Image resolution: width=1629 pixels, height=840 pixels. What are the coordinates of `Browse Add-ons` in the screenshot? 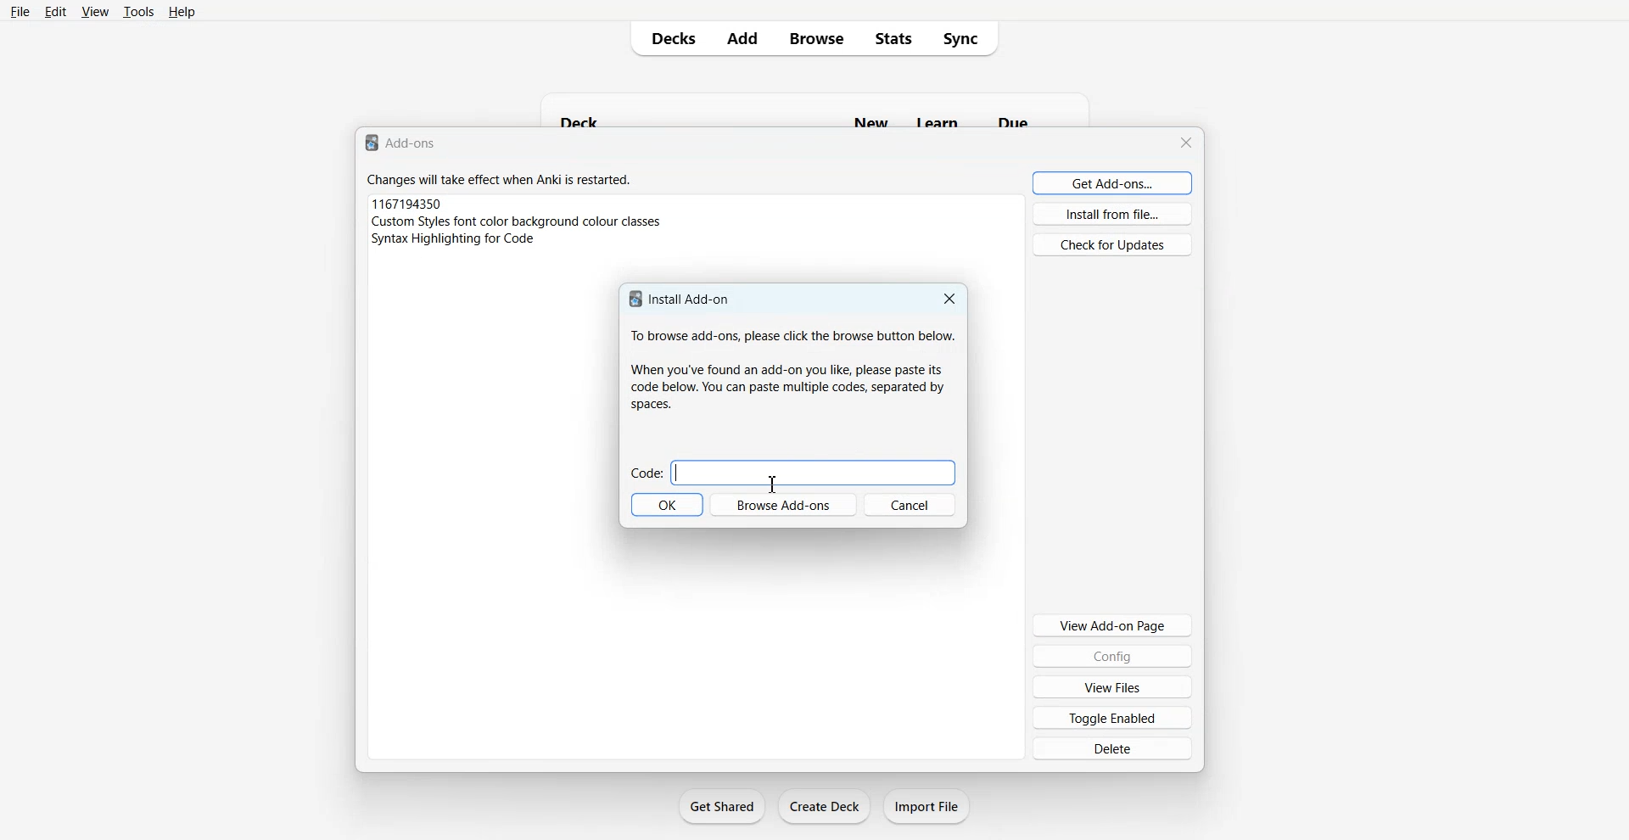 It's located at (784, 504).